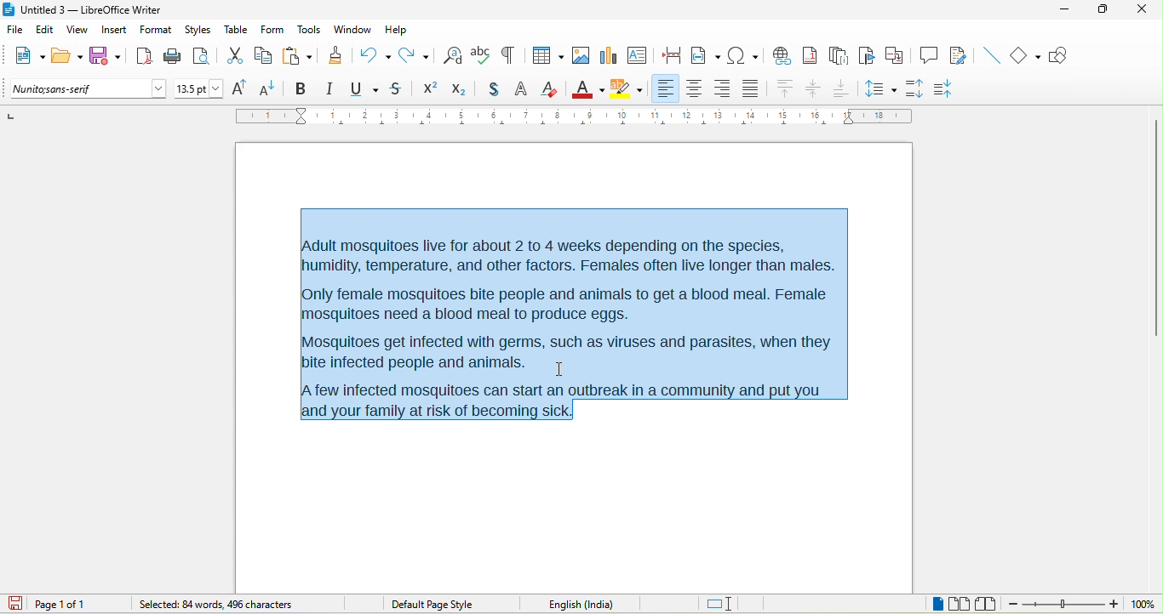 This screenshot has width=1163, height=614. Describe the element at coordinates (297, 56) in the screenshot. I see `paste` at that location.